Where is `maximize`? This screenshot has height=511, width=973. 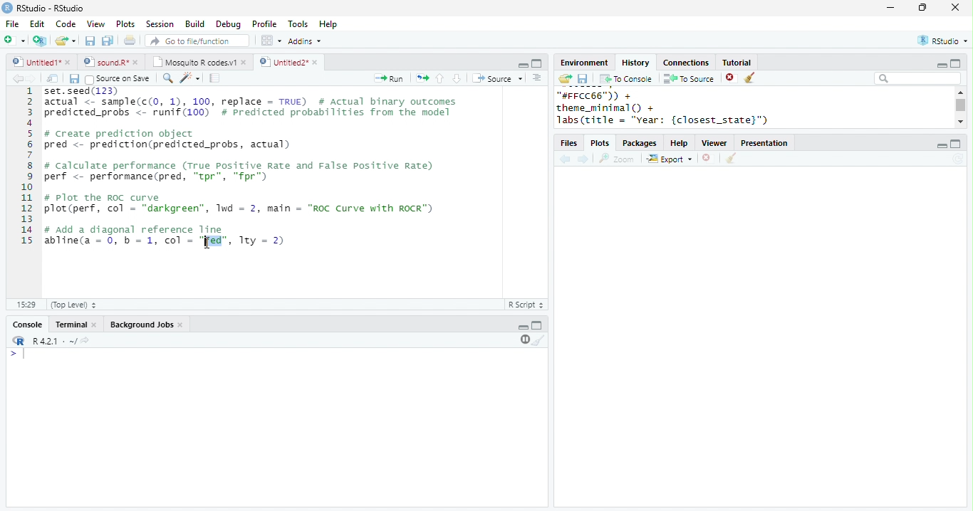
maximize is located at coordinates (956, 144).